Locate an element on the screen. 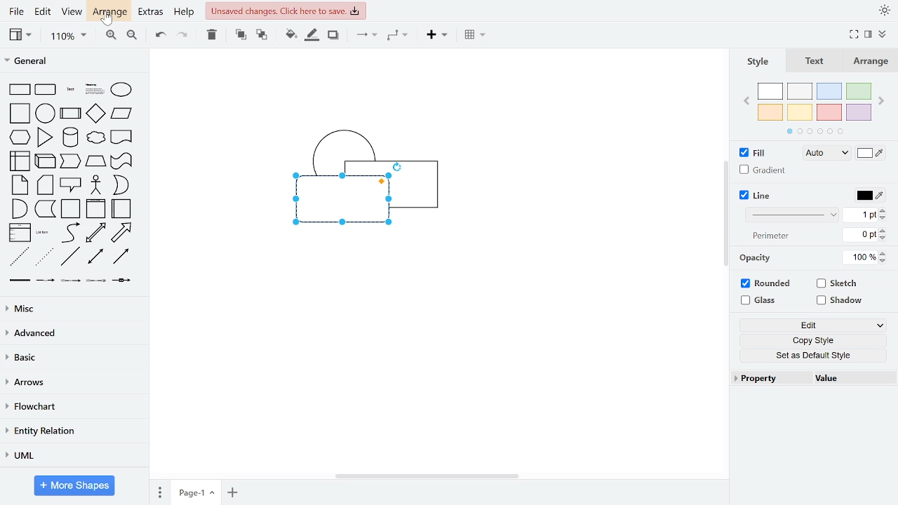 This screenshot has width=898, height=505. connector with symbol is located at coordinates (122, 281).